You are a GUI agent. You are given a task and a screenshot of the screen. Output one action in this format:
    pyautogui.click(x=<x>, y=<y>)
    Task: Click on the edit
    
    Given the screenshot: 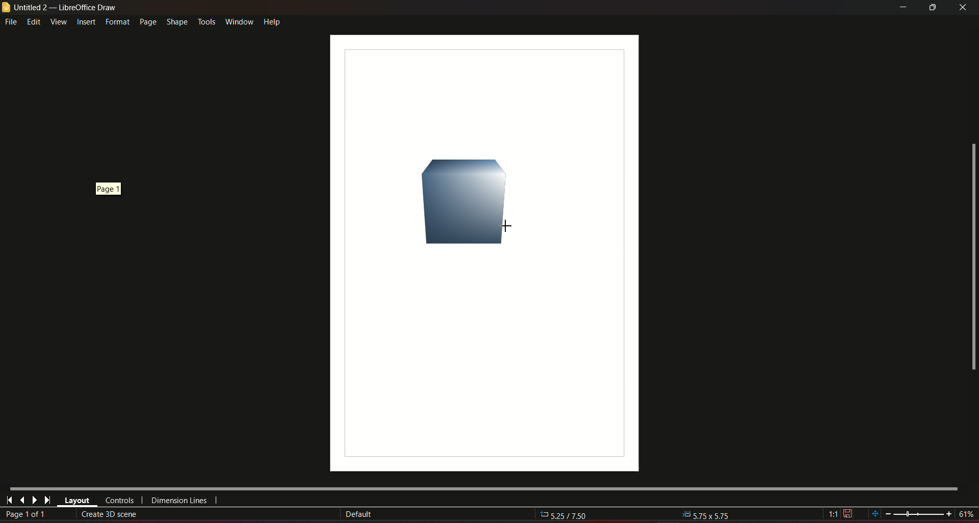 What is the action you would take?
    pyautogui.click(x=34, y=21)
    